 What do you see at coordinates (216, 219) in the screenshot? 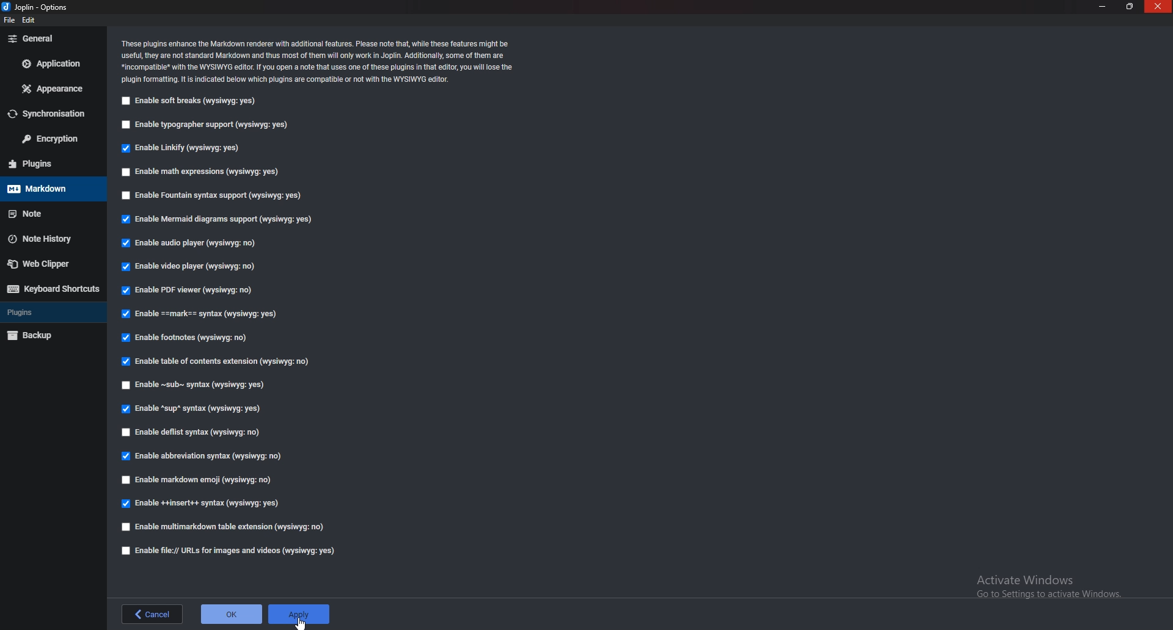
I see `Enable Mermaid diagrams` at bounding box center [216, 219].